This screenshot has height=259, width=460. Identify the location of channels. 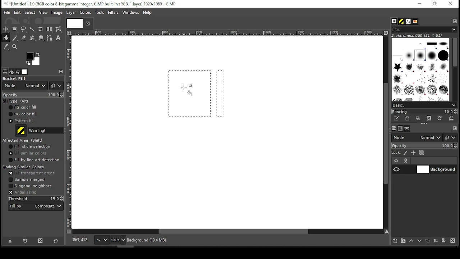
(400, 128).